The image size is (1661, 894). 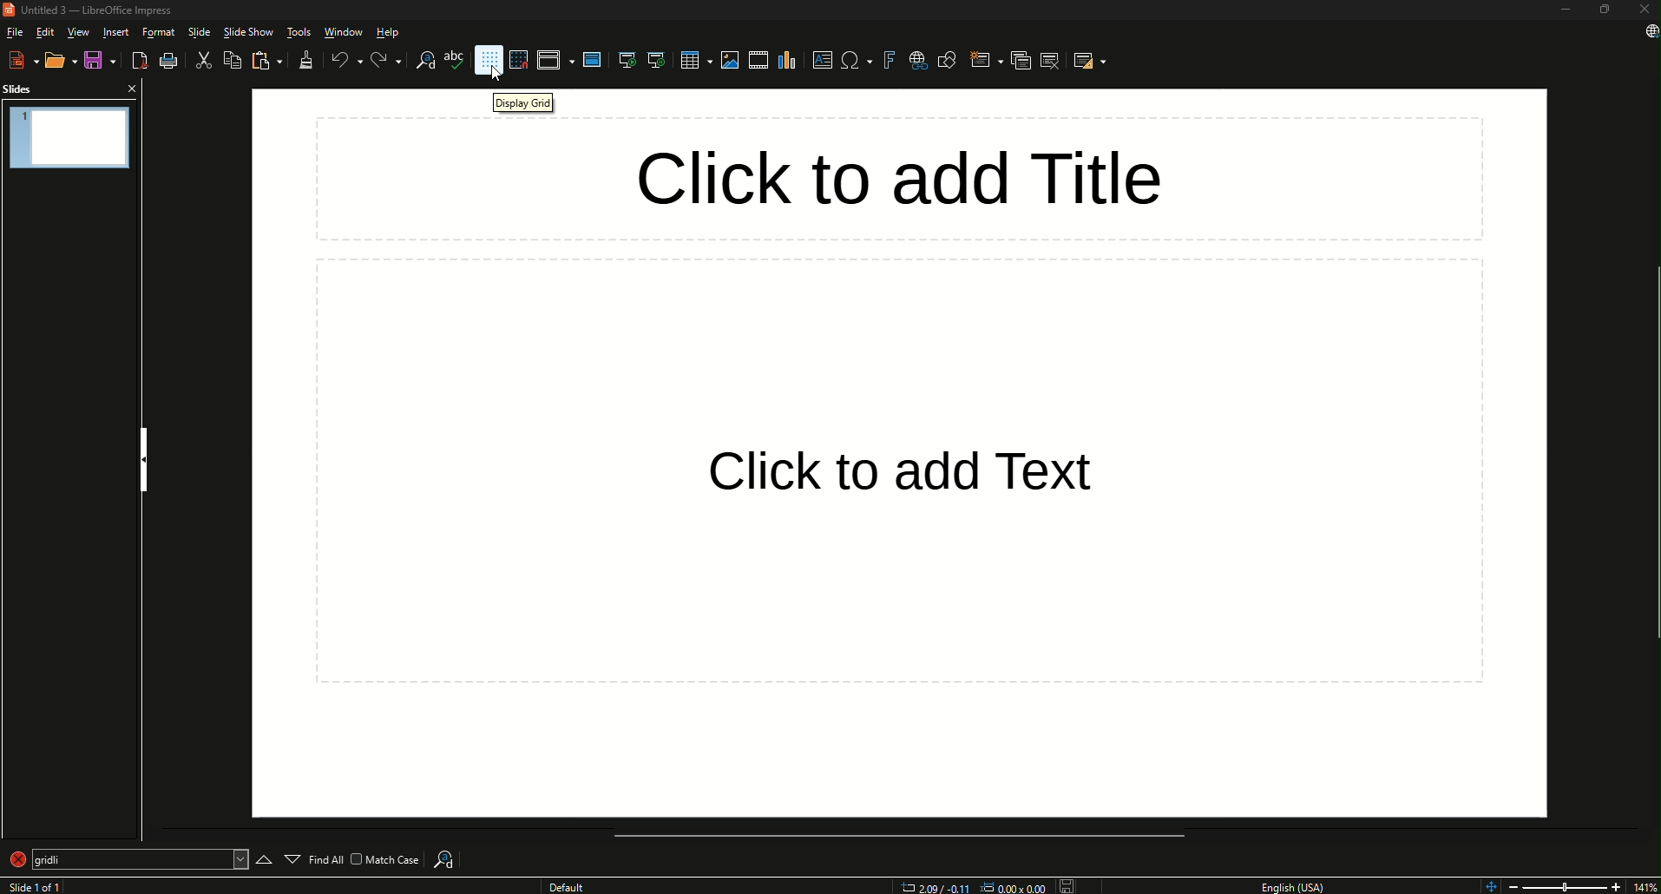 I want to click on Edit, so click(x=45, y=30).